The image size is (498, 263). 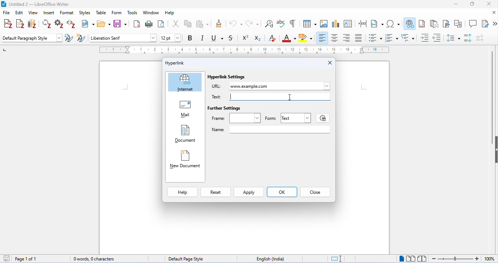 What do you see at coordinates (488, 4) in the screenshot?
I see `close` at bounding box center [488, 4].